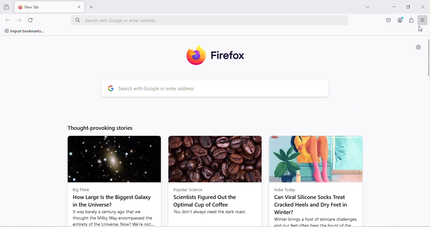 The image size is (430, 227). Describe the element at coordinates (427, 129) in the screenshot. I see `Scroll bar` at that location.